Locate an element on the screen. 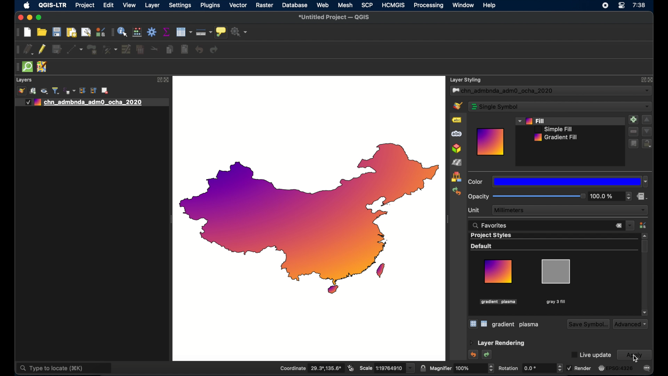  history is located at coordinates (456, 191).